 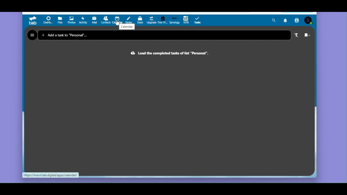 I want to click on Account icon, so click(x=309, y=21).